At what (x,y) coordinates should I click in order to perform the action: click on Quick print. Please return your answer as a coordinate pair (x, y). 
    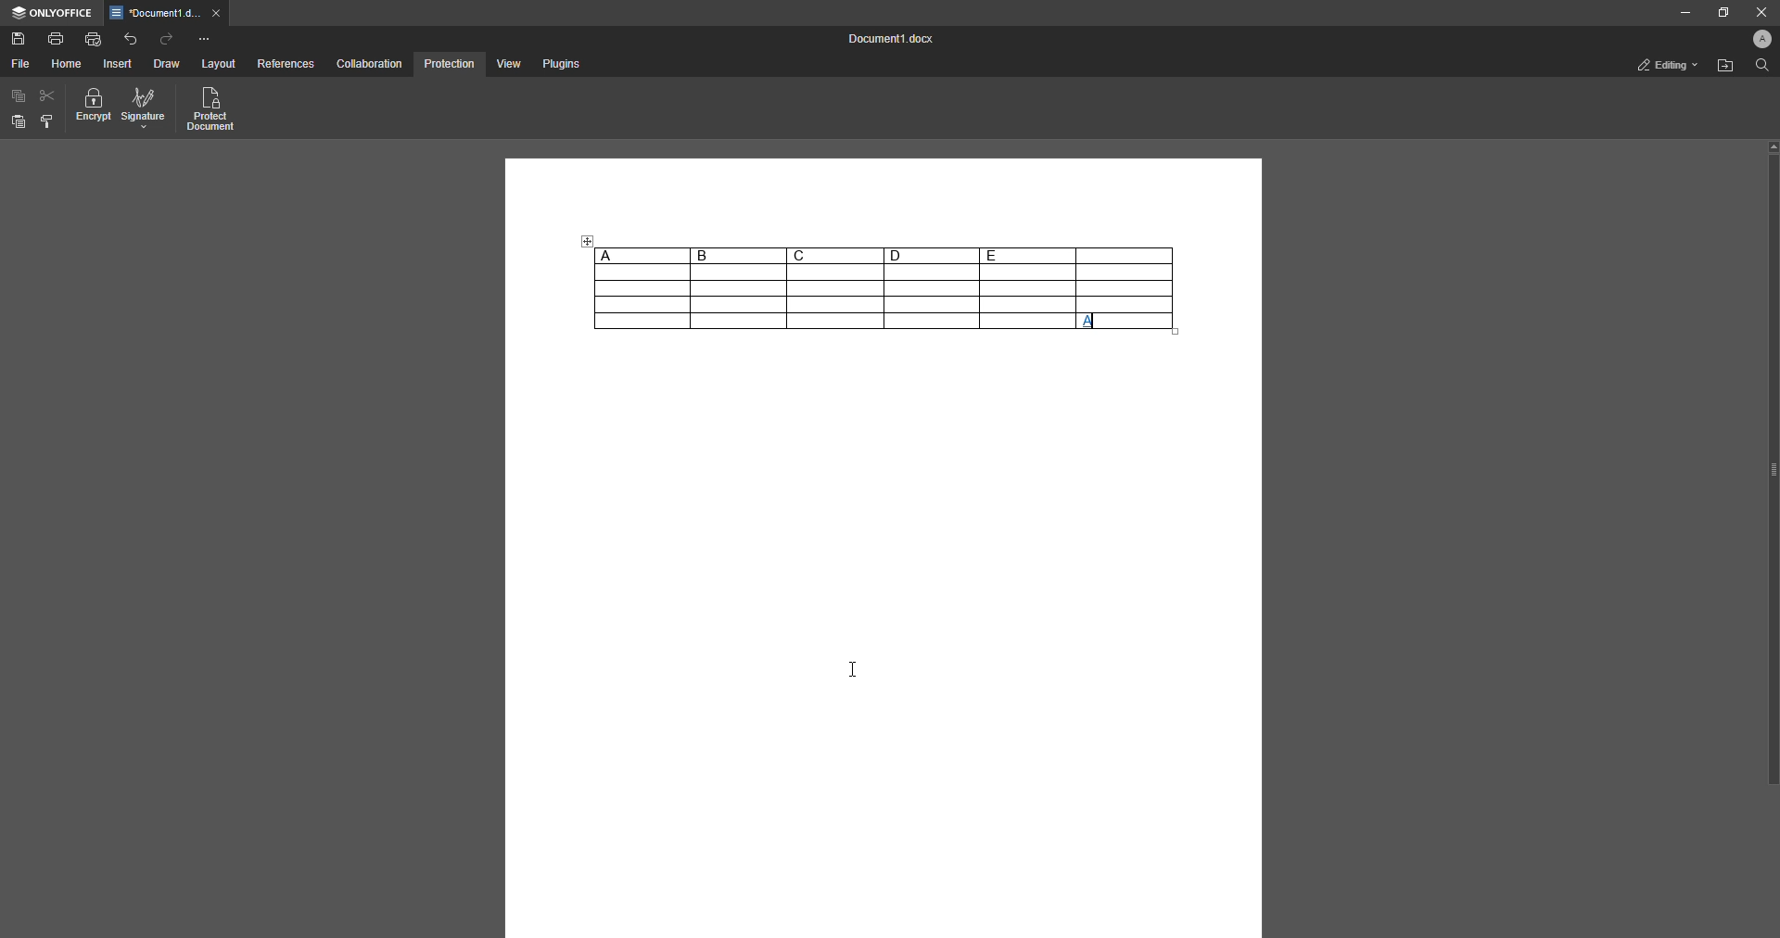
    Looking at the image, I should click on (94, 38).